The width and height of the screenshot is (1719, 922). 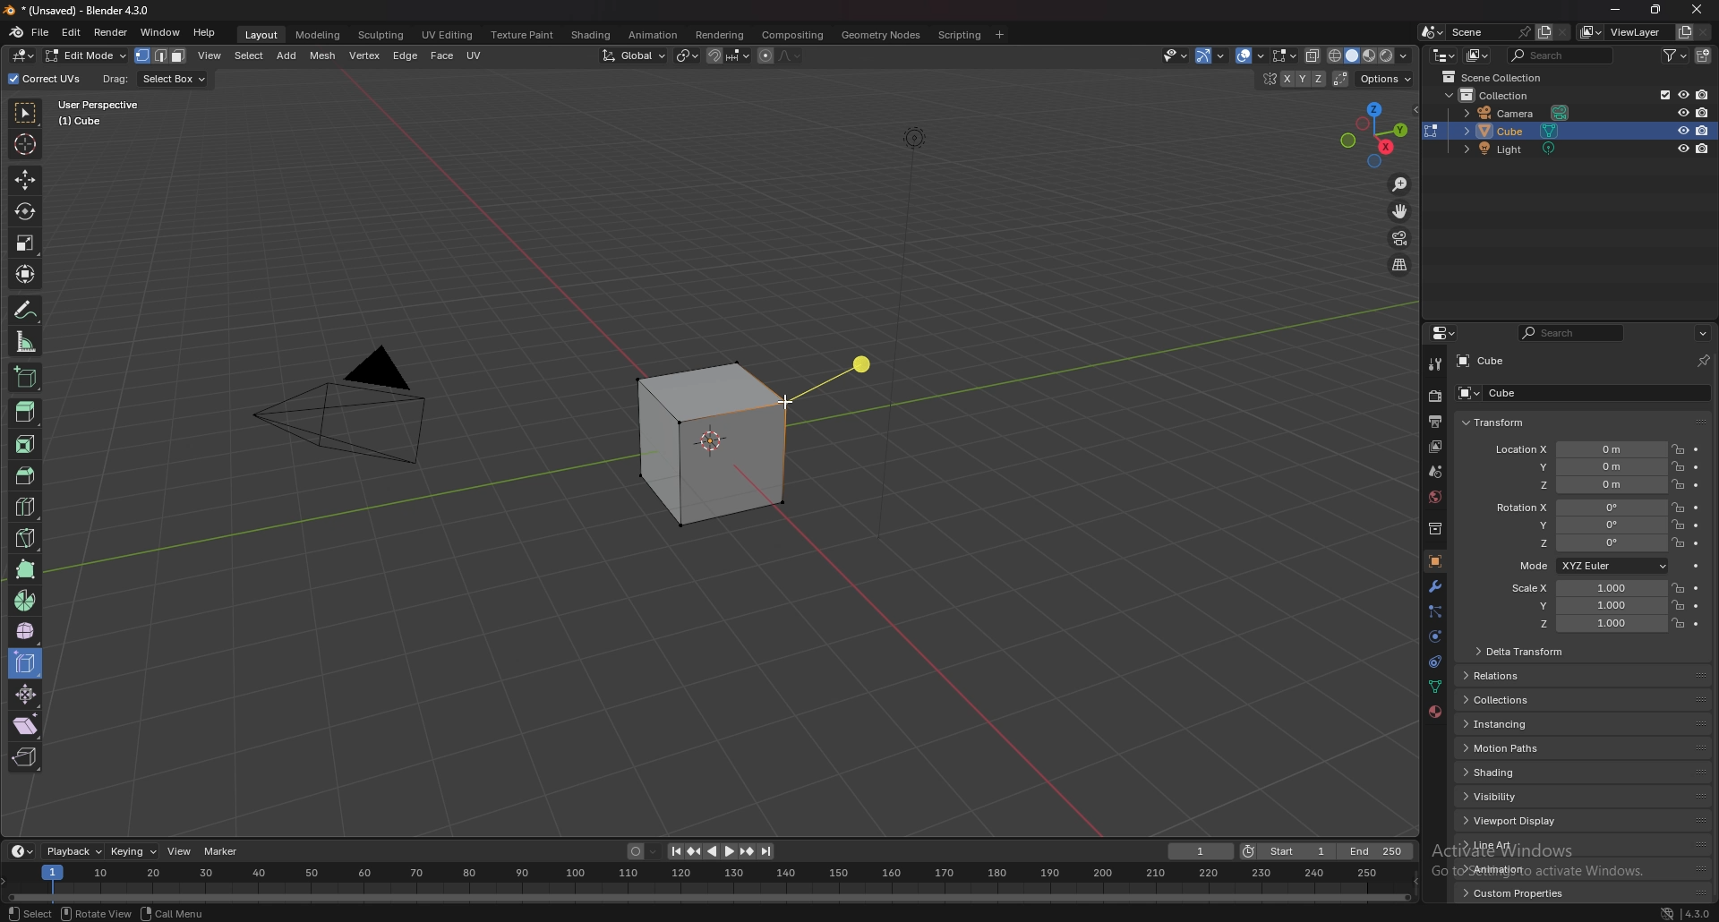 What do you see at coordinates (1697, 606) in the screenshot?
I see `animate property` at bounding box center [1697, 606].